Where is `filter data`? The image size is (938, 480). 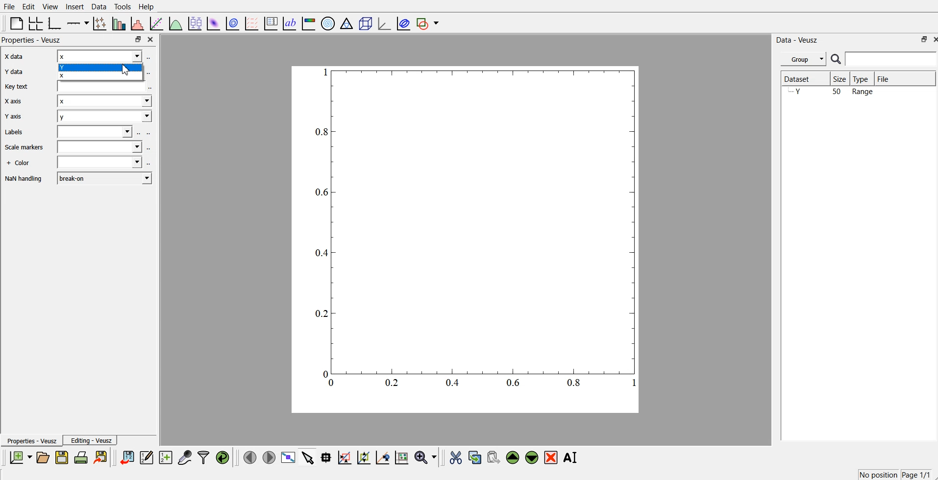 filter data is located at coordinates (203, 457).